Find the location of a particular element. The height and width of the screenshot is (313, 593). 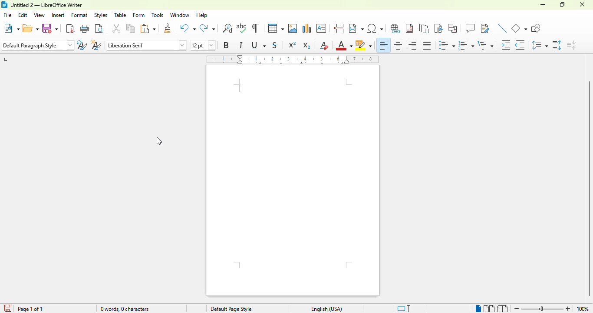

standard selection is located at coordinates (404, 309).